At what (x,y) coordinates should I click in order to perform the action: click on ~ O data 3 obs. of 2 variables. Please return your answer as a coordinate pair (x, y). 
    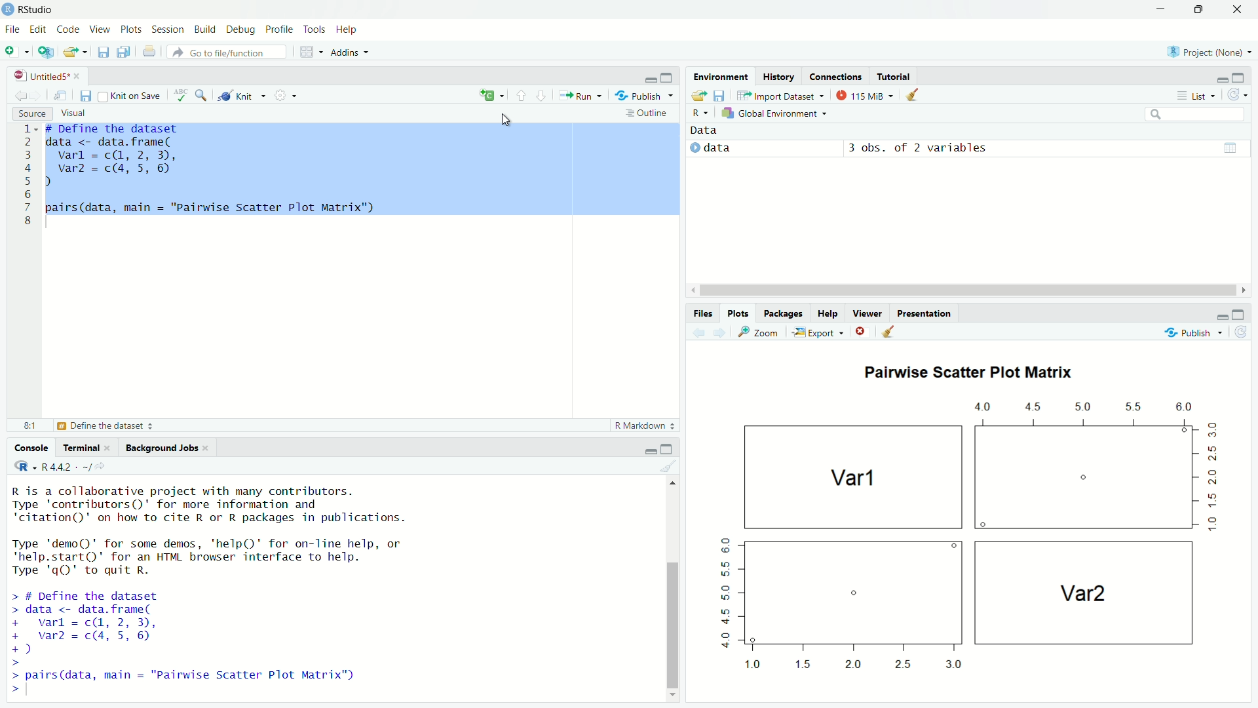
    Looking at the image, I should click on (841, 149).